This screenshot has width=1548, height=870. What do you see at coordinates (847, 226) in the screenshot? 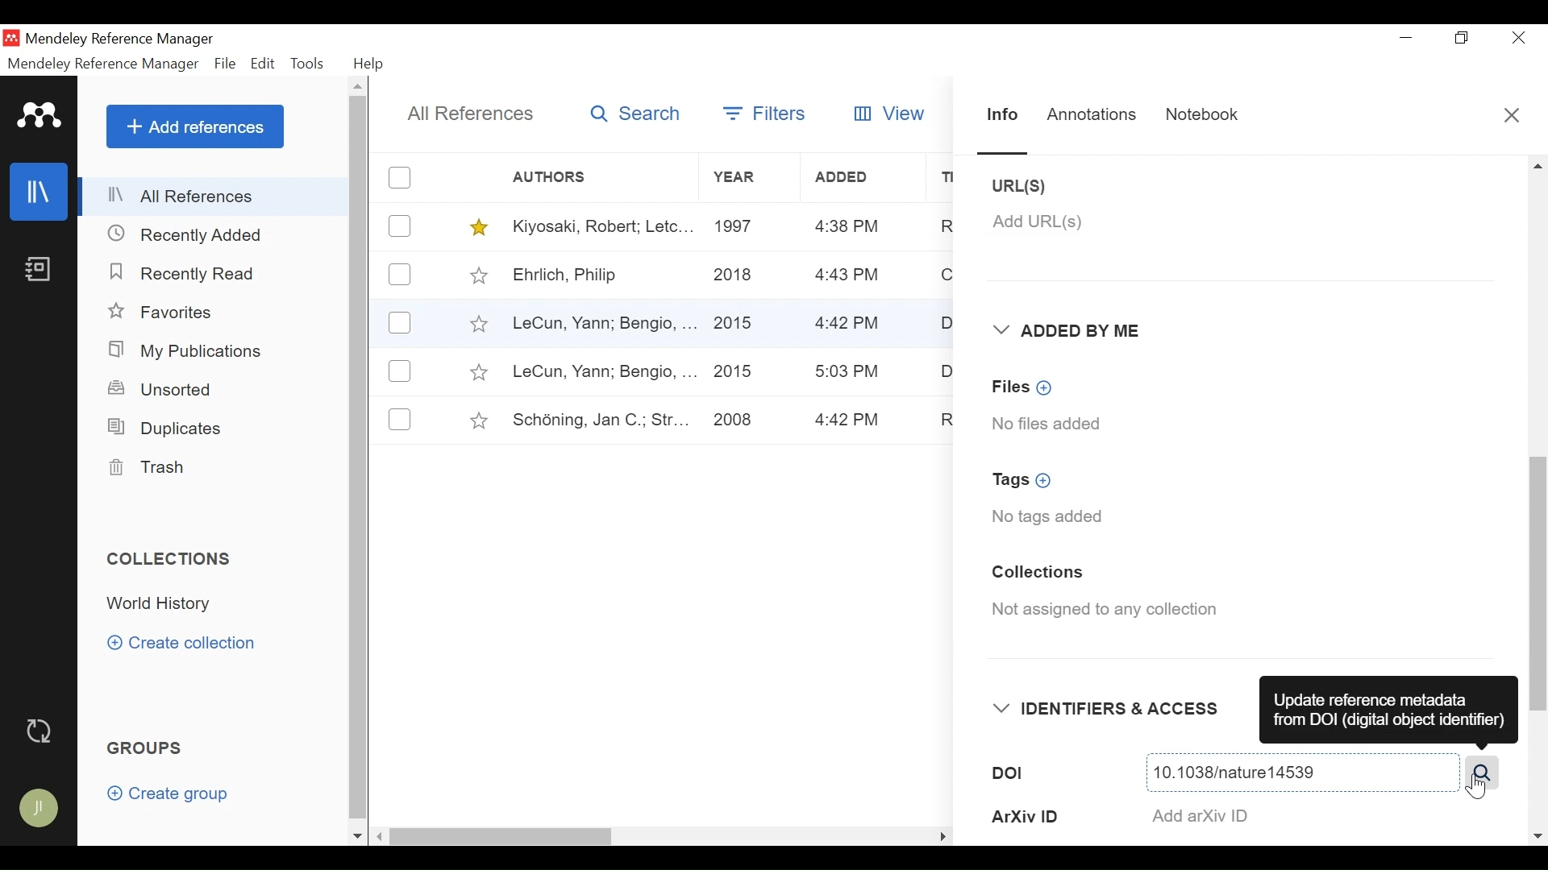
I see `4:38 PM` at bounding box center [847, 226].